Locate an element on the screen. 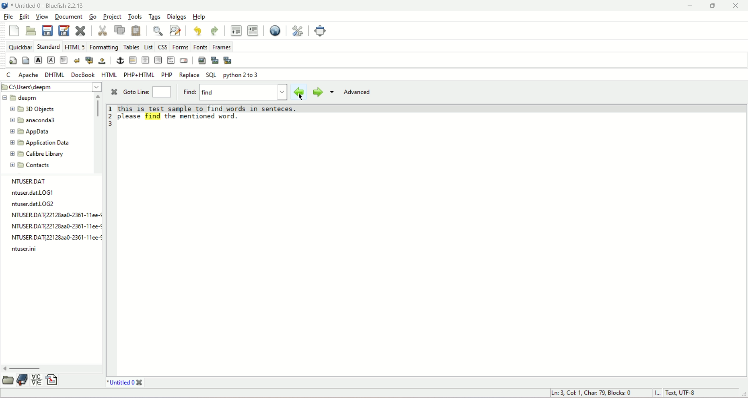  formatting is located at coordinates (104, 46).